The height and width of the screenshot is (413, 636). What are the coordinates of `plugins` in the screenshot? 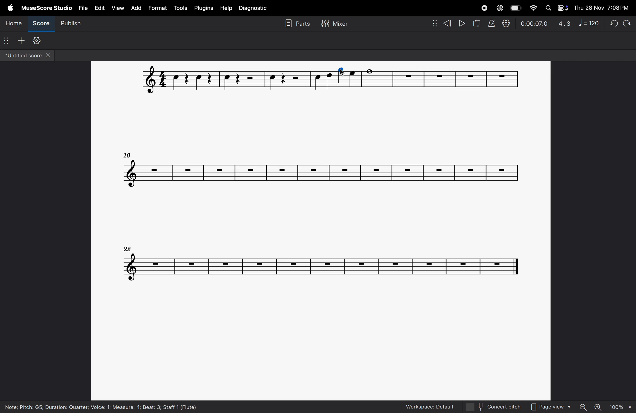 It's located at (204, 8).